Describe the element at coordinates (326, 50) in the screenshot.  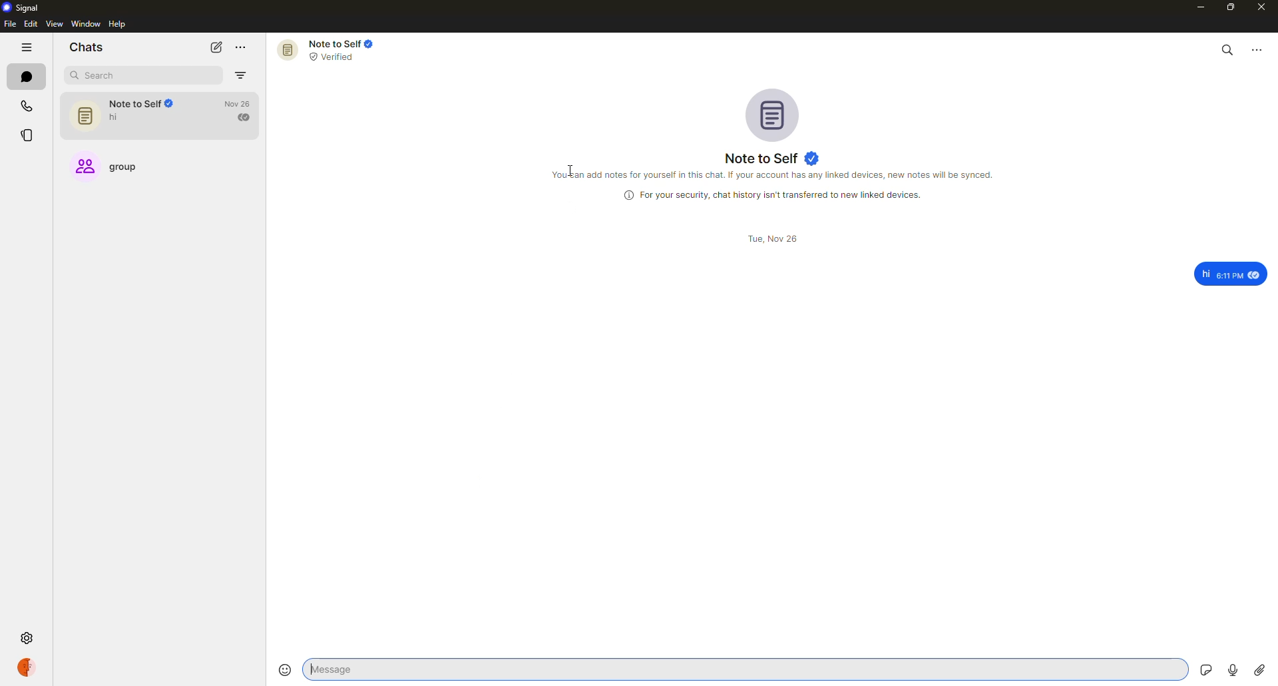
I see `note to self` at that location.